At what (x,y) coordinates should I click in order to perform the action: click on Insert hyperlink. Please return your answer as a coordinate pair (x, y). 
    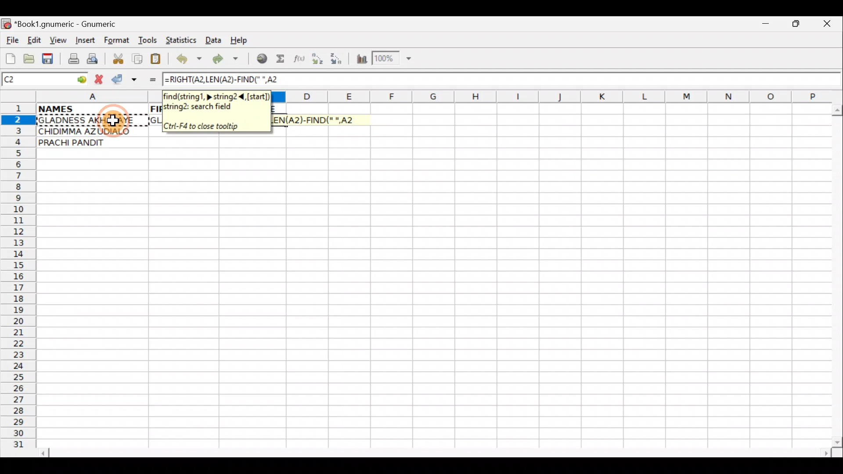
    Looking at the image, I should click on (260, 59).